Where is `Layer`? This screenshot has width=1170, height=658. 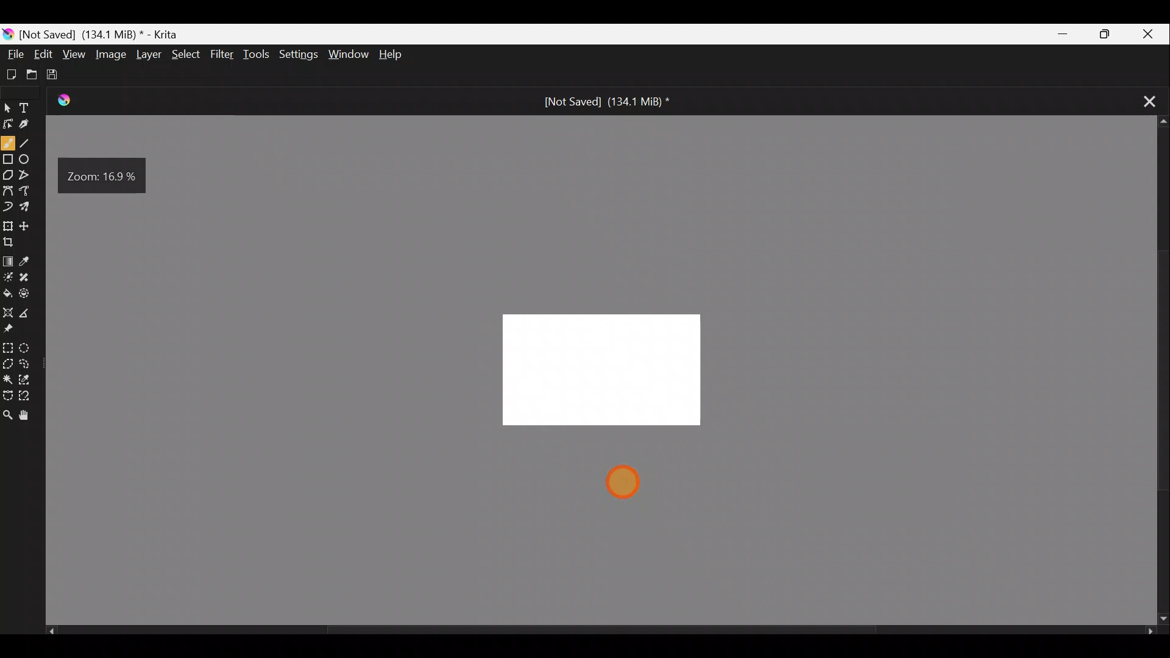 Layer is located at coordinates (151, 57).